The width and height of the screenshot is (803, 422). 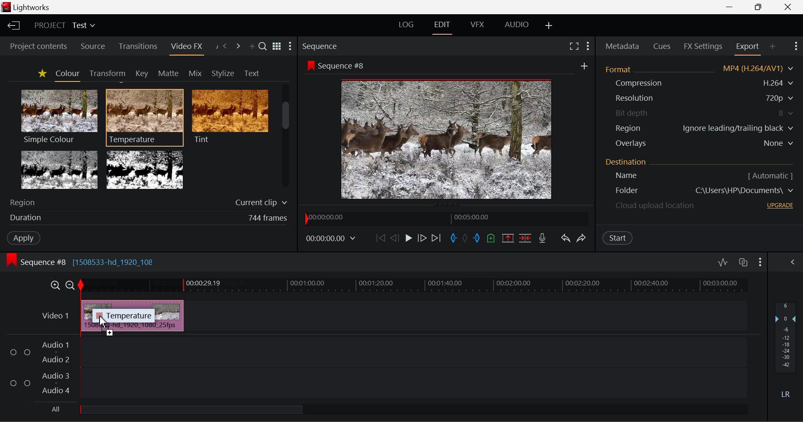 I want to click on Timeline Track, so click(x=415, y=286).